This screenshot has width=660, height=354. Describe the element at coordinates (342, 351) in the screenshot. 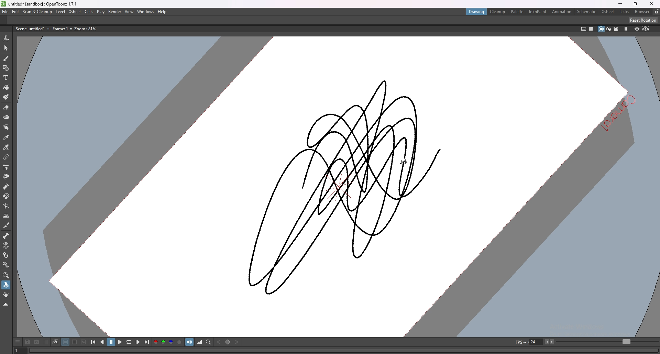

I see `player` at that location.